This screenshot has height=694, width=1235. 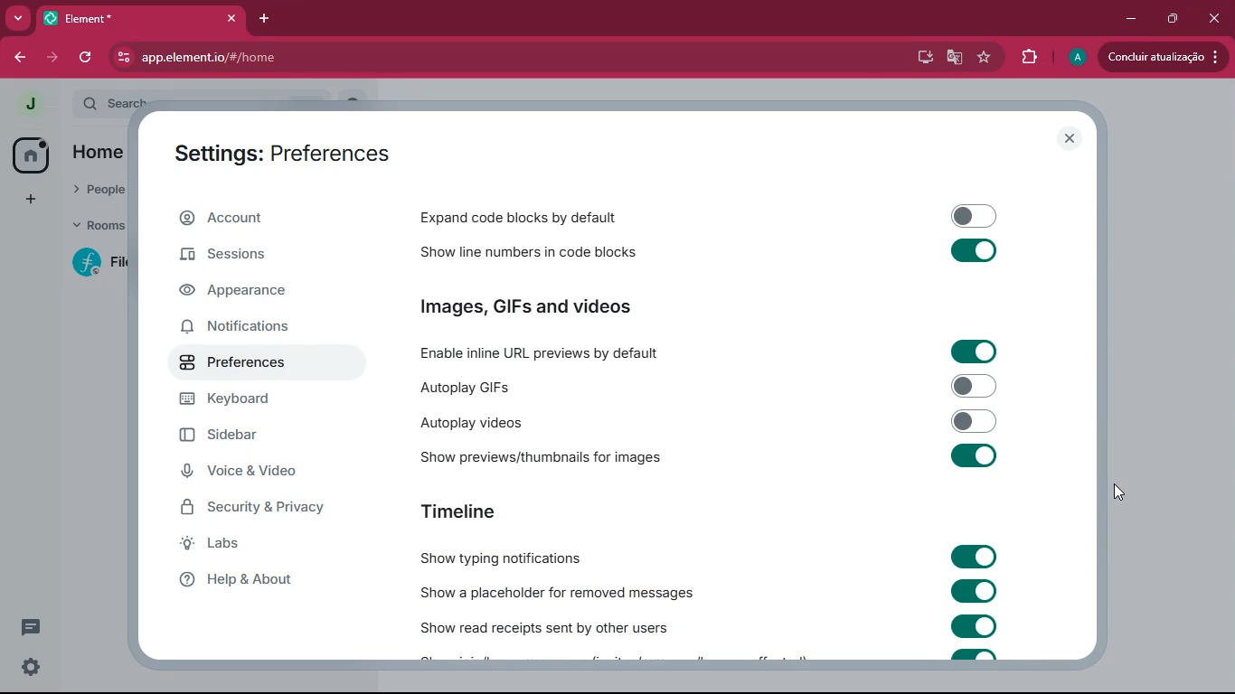 I want to click on settings: preferences, so click(x=283, y=157).